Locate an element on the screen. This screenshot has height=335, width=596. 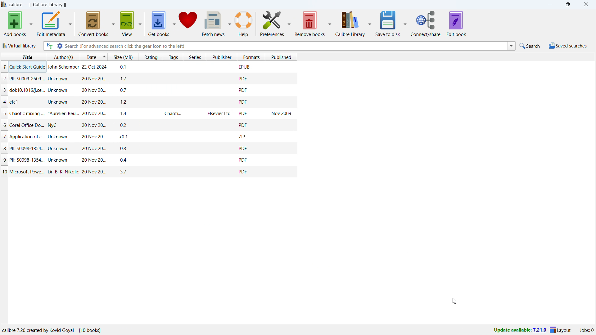
enter search string is located at coordinates (286, 46).